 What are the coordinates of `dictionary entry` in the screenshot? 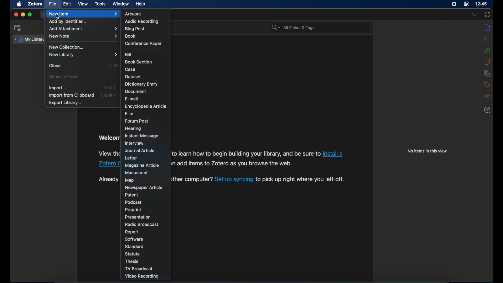 It's located at (141, 84).